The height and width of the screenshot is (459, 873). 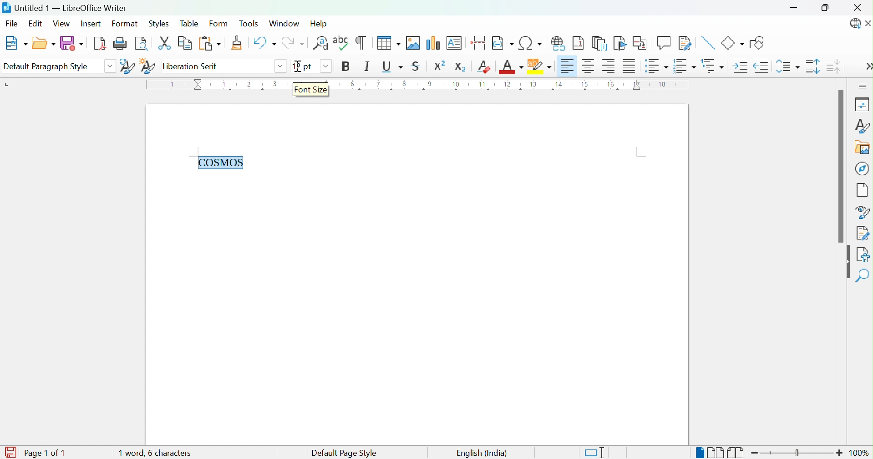 I want to click on Insert Footnote, so click(x=579, y=43).